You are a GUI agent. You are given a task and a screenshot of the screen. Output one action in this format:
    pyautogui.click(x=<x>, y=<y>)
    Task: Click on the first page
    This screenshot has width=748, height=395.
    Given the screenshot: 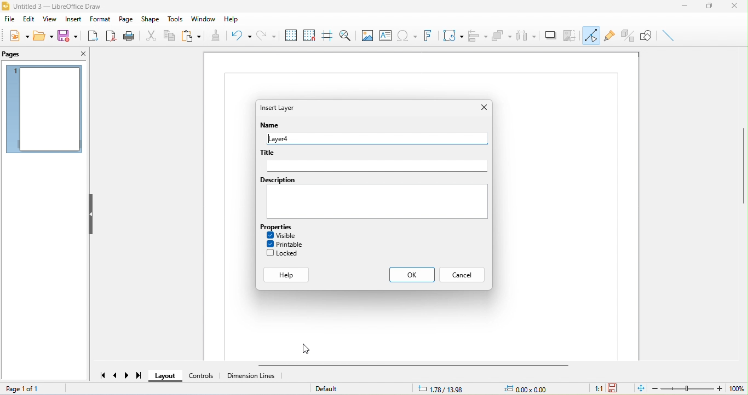 What is the action you would take?
    pyautogui.click(x=100, y=375)
    